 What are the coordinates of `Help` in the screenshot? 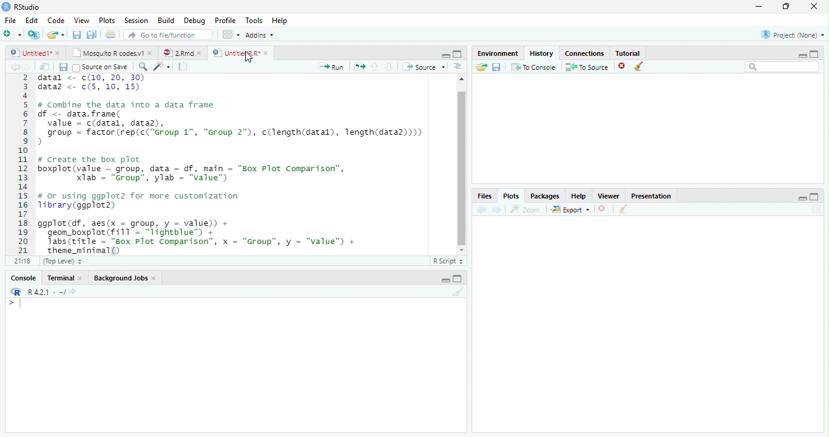 It's located at (280, 20).